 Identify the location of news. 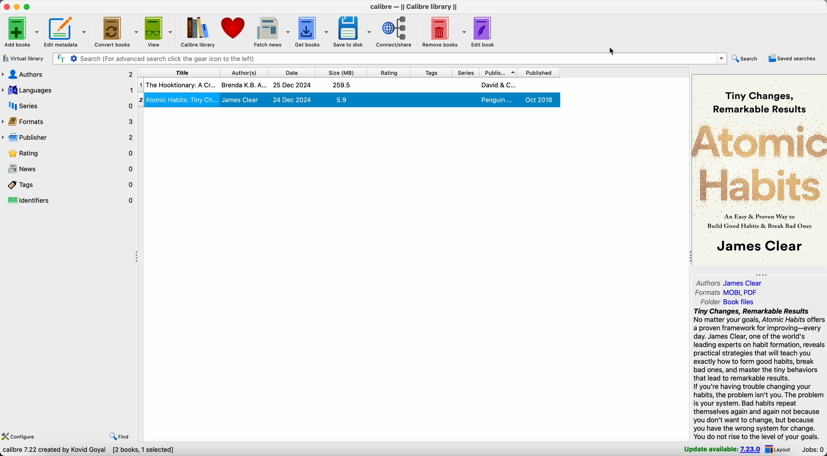
(69, 169).